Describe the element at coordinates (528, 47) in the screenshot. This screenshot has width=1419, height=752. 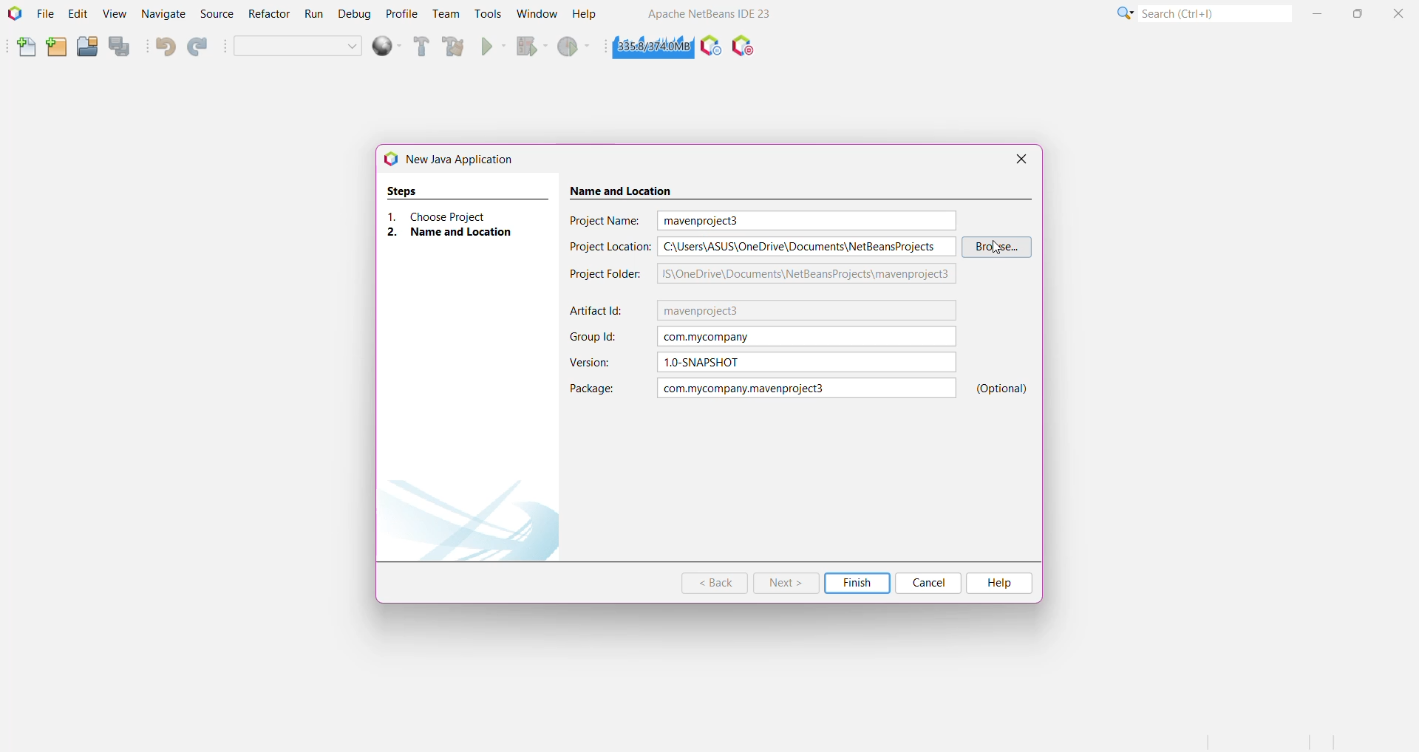
I see `Debug Project` at that location.